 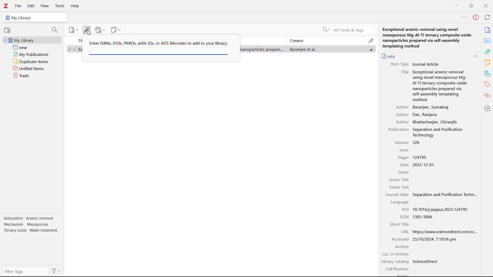 I want to click on Call number, so click(x=398, y=269).